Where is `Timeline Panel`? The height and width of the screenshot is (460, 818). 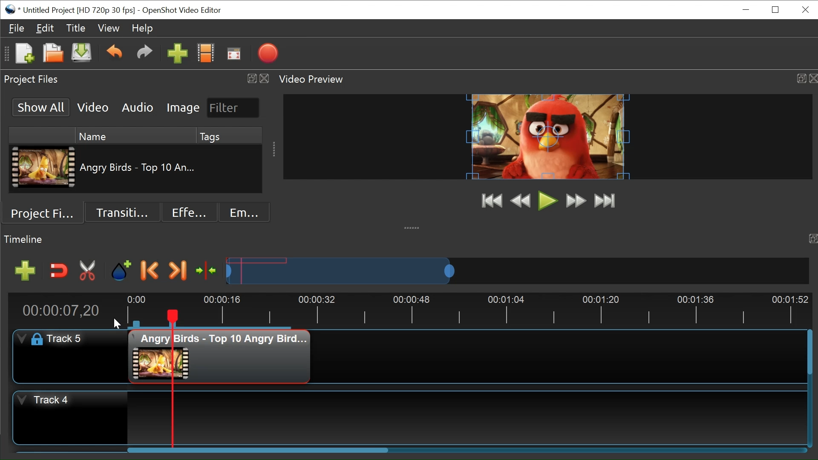 Timeline Panel is located at coordinates (409, 239).